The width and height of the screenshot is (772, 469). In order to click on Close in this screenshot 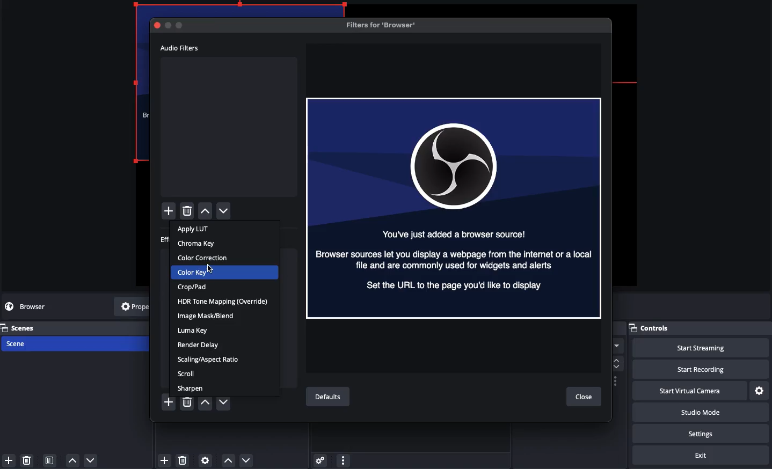, I will do `click(585, 398)`.